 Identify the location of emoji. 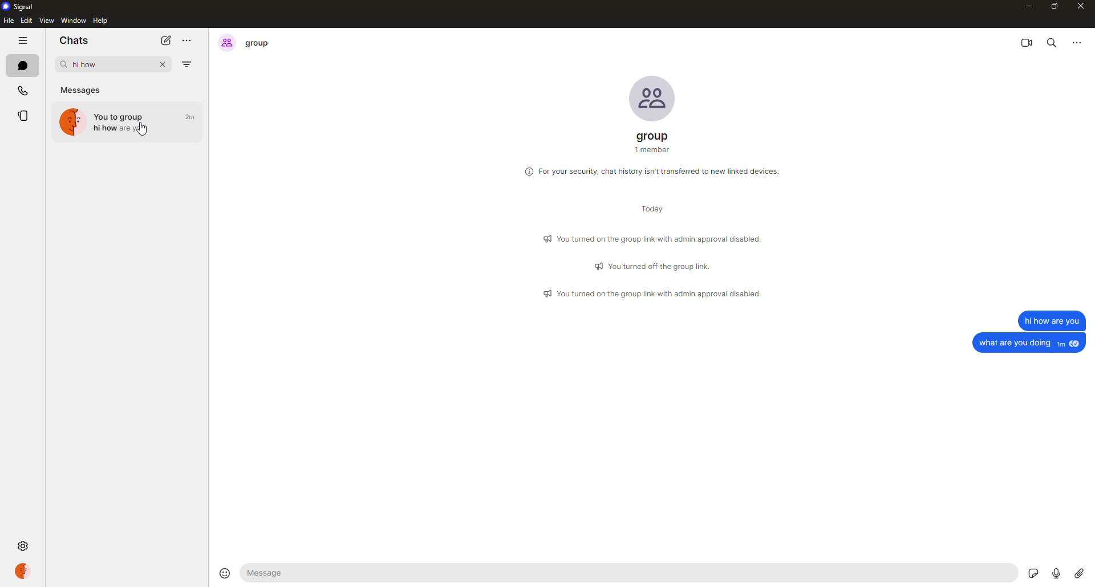
(223, 572).